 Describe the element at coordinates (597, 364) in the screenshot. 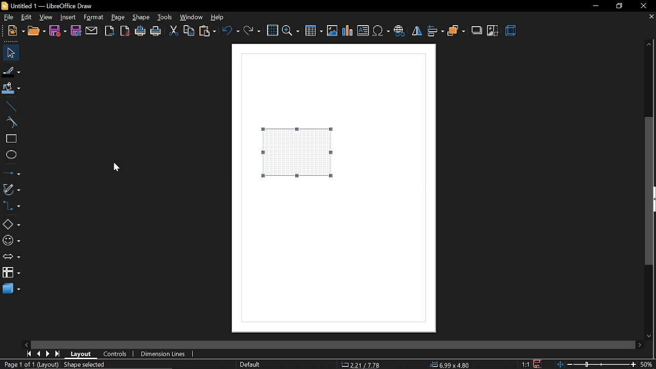

I see `change zoom` at that location.